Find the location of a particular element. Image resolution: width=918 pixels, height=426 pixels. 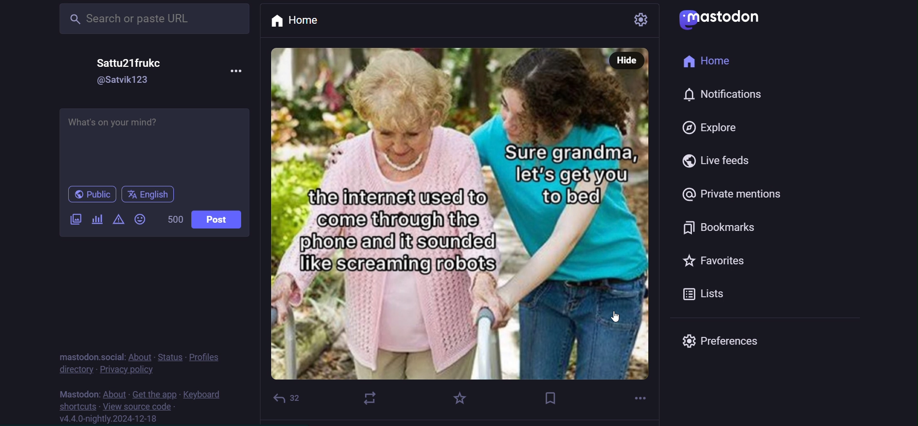

home is located at coordinates (707, 60).